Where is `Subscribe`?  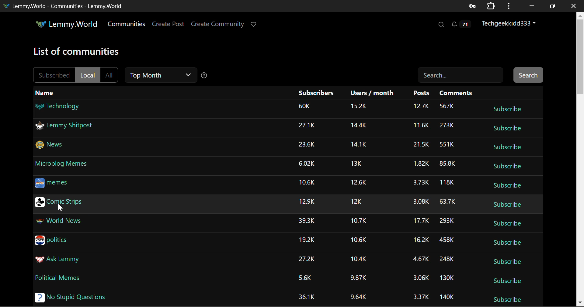
Subscribe is located at coordinates (508, 244).